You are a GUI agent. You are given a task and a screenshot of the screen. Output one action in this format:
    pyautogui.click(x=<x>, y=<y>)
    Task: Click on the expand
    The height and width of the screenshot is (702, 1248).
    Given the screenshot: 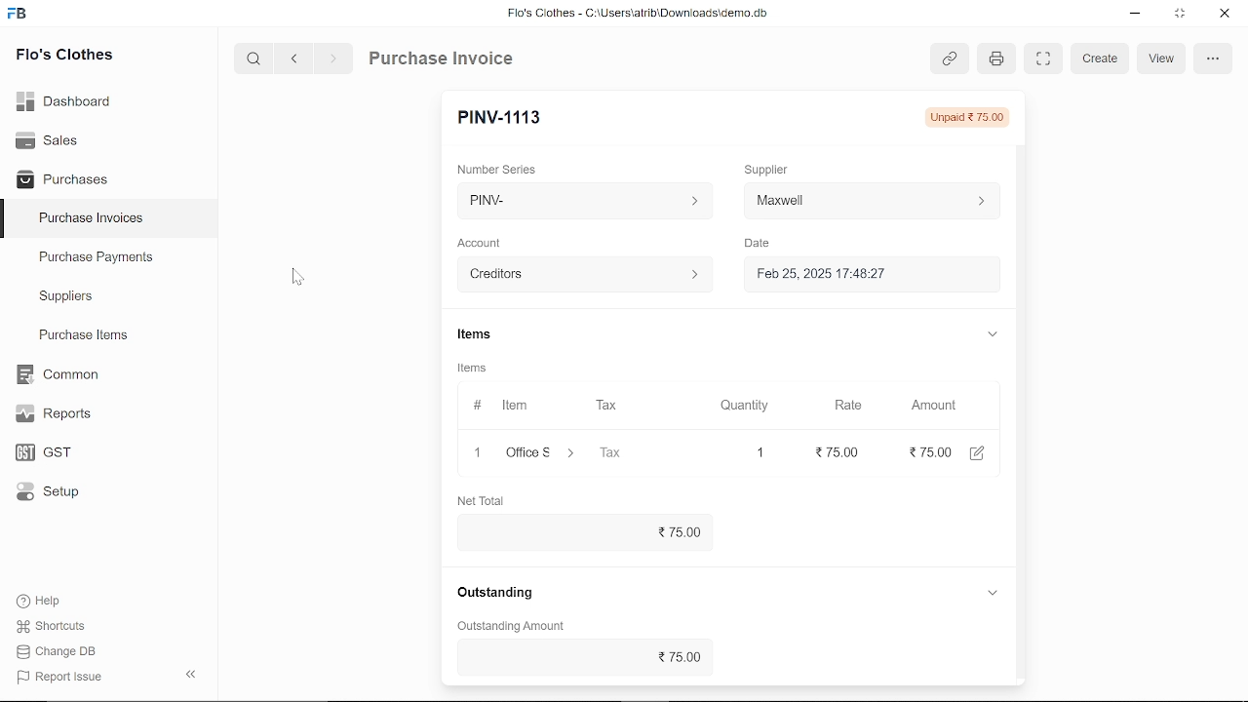 What is the action you would take?
    pyautogui.click(x=994, y=593)
    